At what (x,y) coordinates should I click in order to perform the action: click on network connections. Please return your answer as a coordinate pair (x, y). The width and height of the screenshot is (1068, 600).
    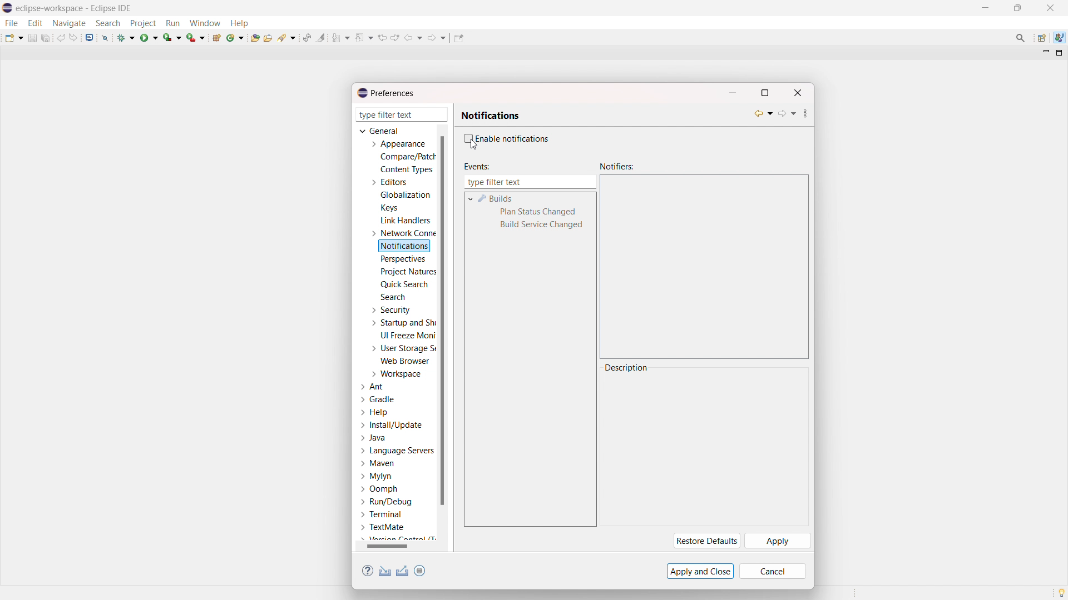
    Looking at the image, I should click on (402, 233).